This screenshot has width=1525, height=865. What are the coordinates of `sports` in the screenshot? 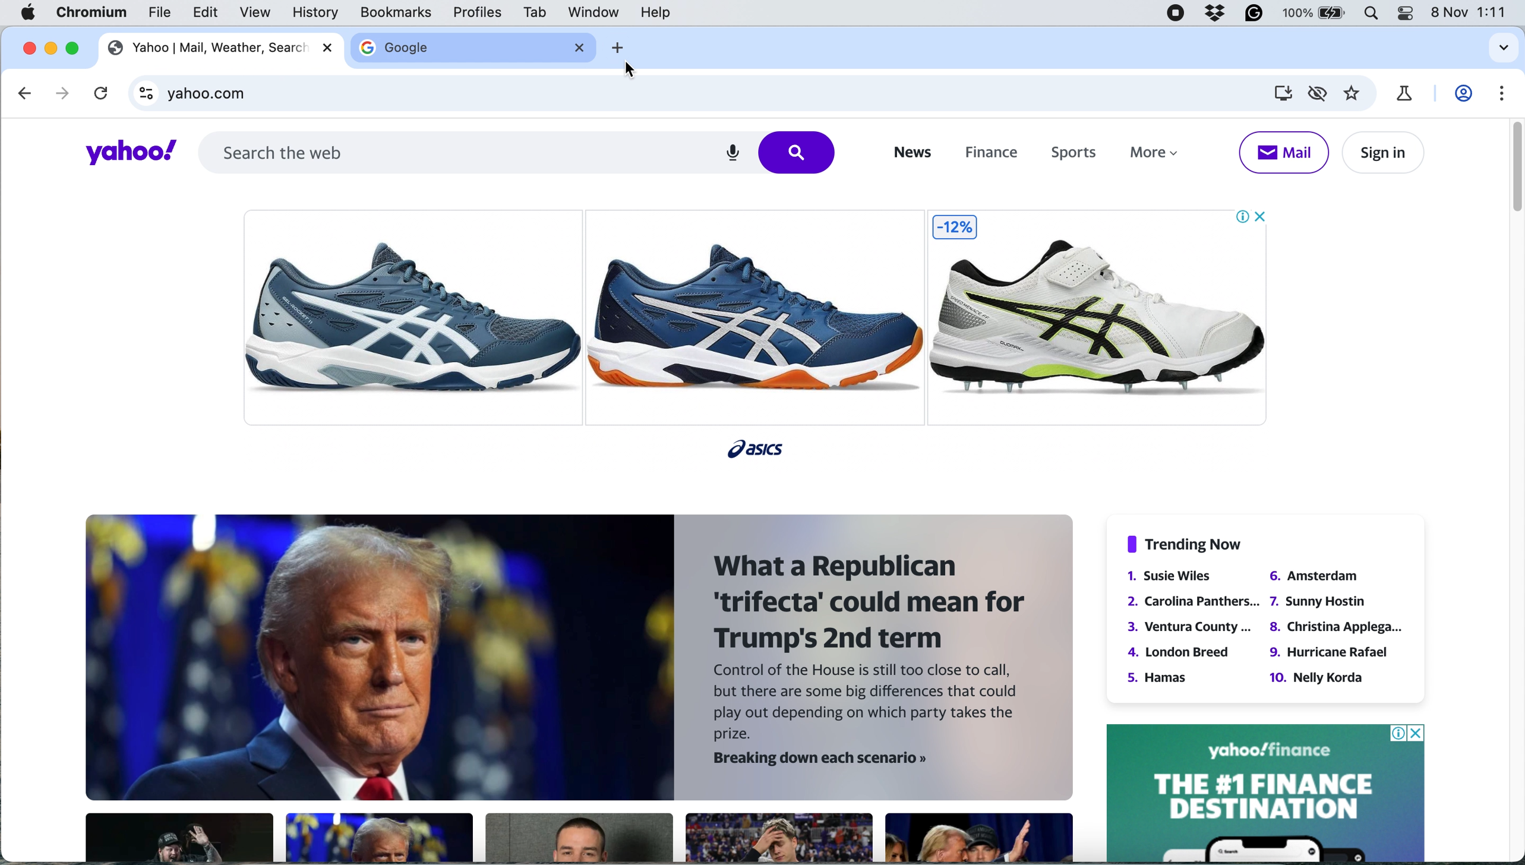 It's located at (1068, 154).